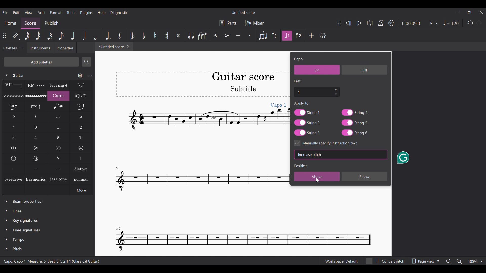  What do you see at coordinates (297, 143) in the screenshot?
I see `Indicates toggle on` at bounding box center [297, 143].